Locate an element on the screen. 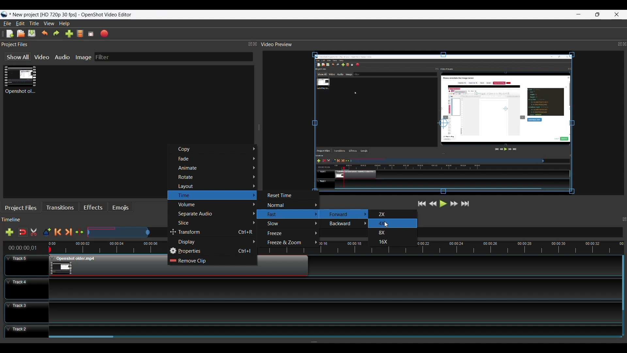 This screenshot has width=627, height=353. Animate is located at coordinates (216, 168).